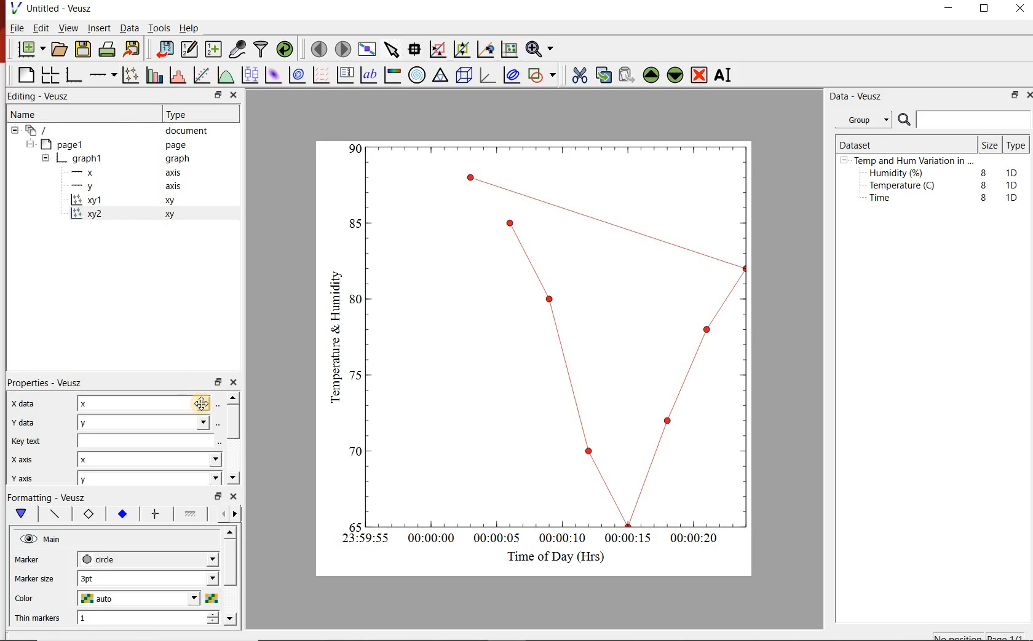 The height and width of the screenshot is (641, 1033). Describe the element at coordinates (191, 515) in the screenshot. I see `fill 1` at that location.